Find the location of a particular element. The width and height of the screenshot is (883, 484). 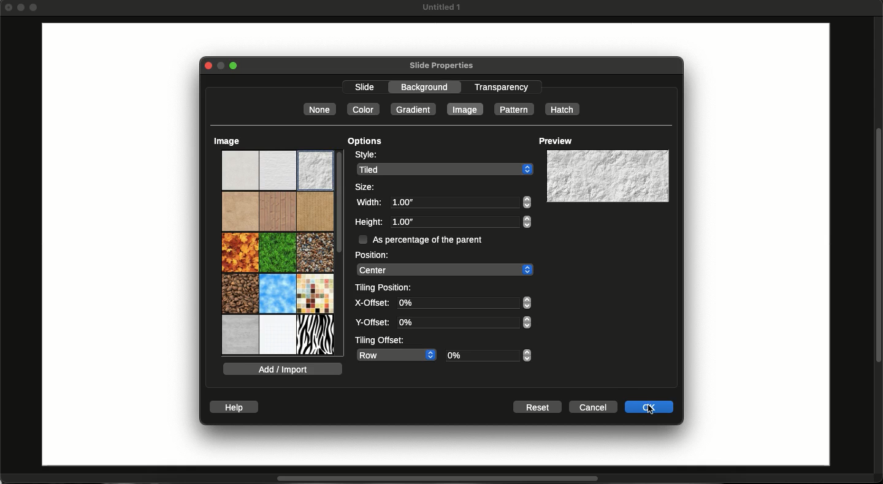

cursor is located at coordinates (652, 409).